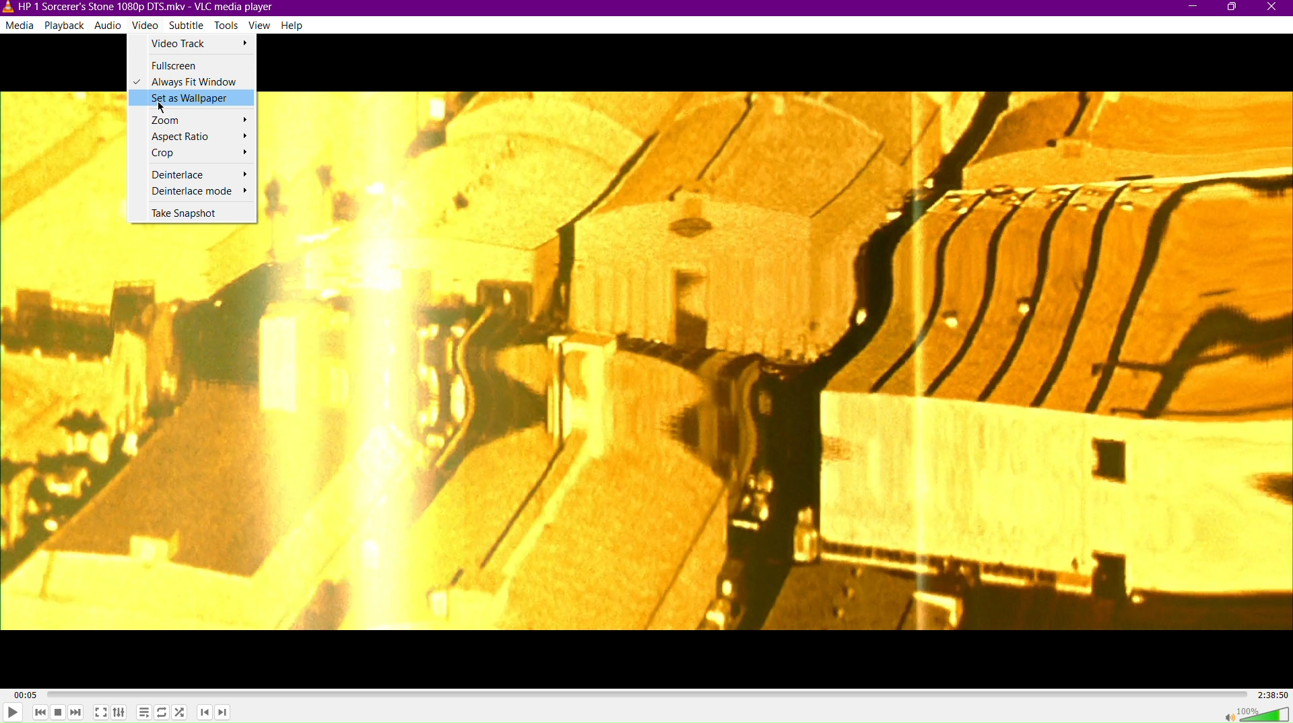 This screenshot has height=723, width=1293. Describe the element at coordinates (192, 82) in the screenshot. I see `Always Fit Window` at that location.